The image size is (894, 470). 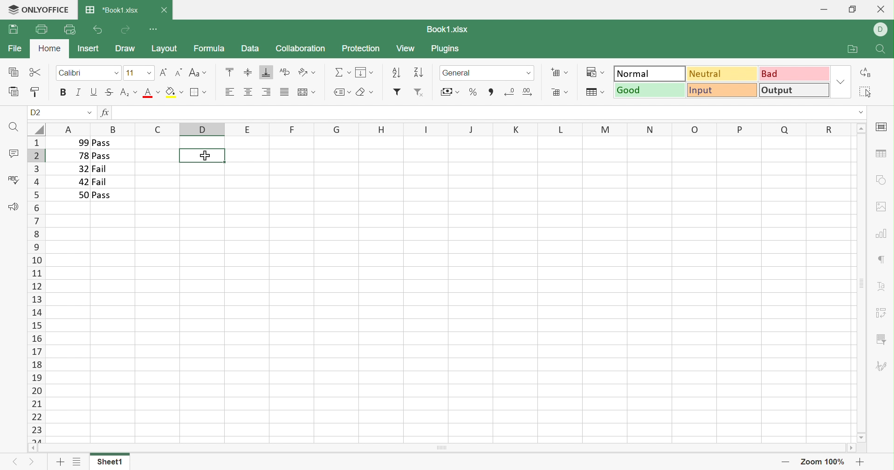 What do you see at coordinates (597, 72) in the screenshot?
I see `Conditional formatting` at bounding box center [597, 72].